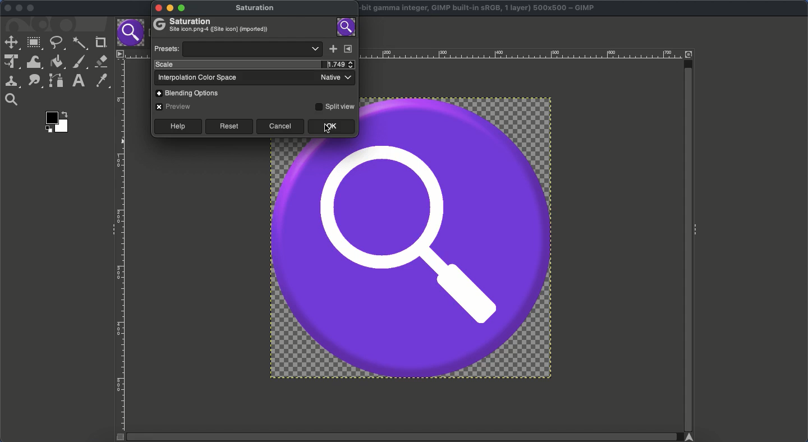  Describe the element at coordinates (183, 8) in the screenshot. I see `maximize` at that location.